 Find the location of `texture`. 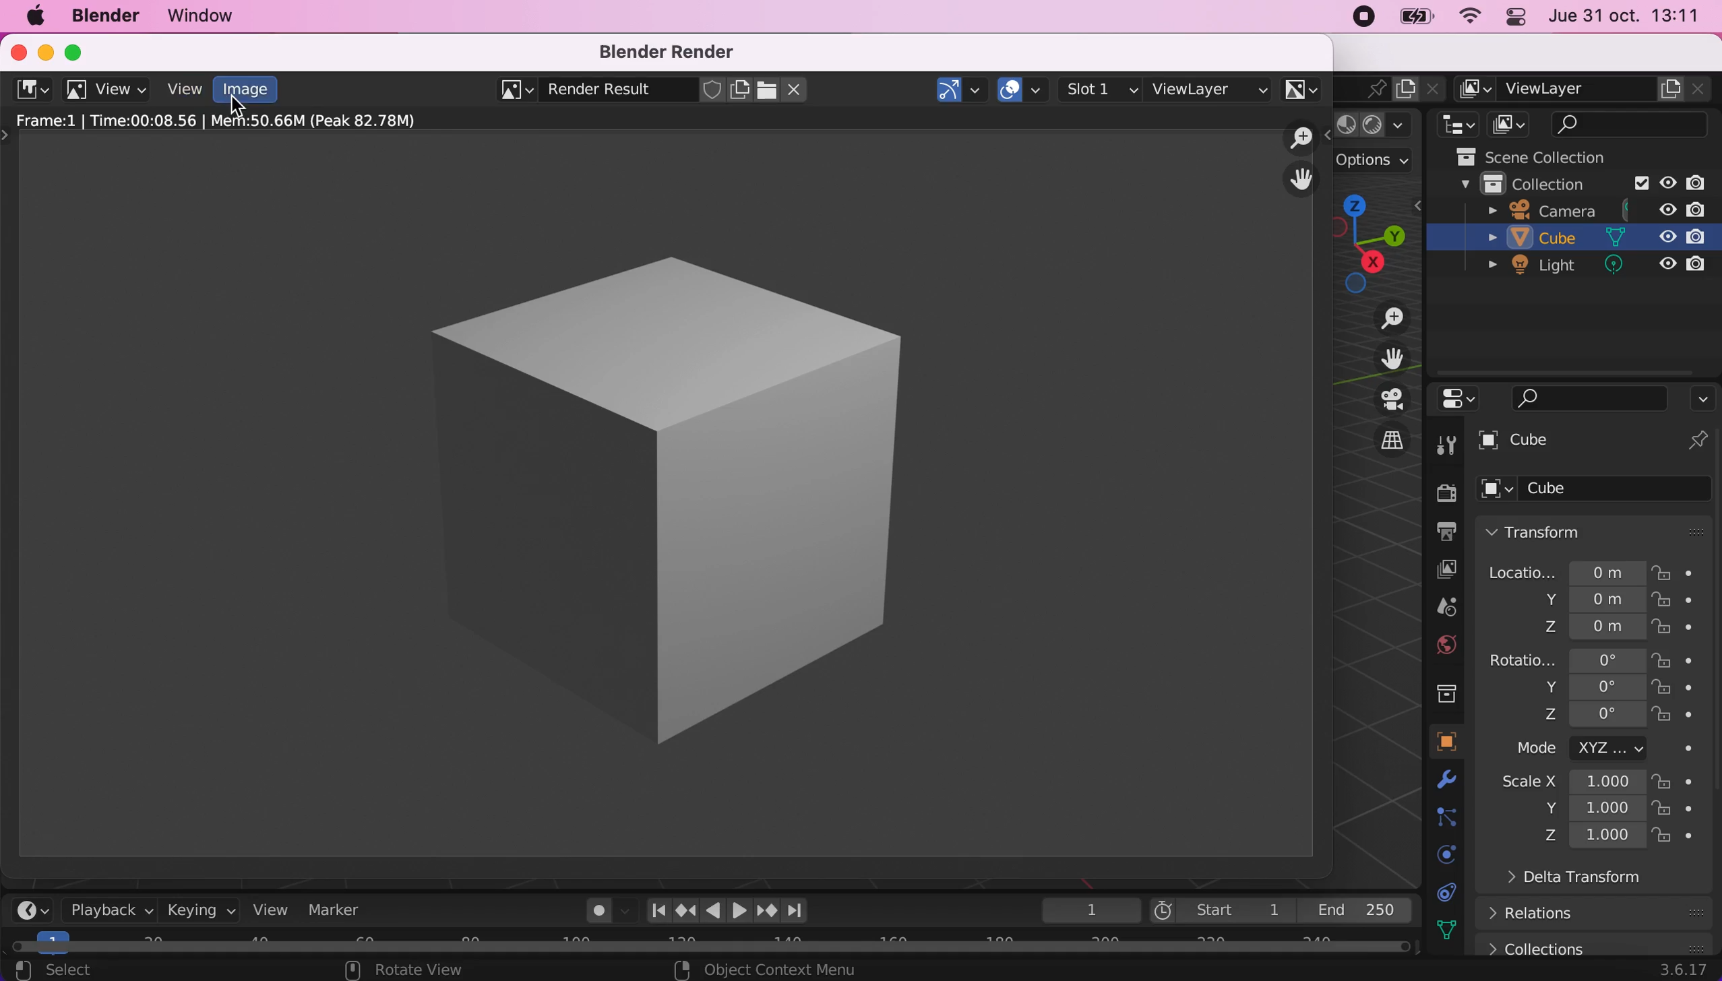

texture is located at coordinates (1453, 930).